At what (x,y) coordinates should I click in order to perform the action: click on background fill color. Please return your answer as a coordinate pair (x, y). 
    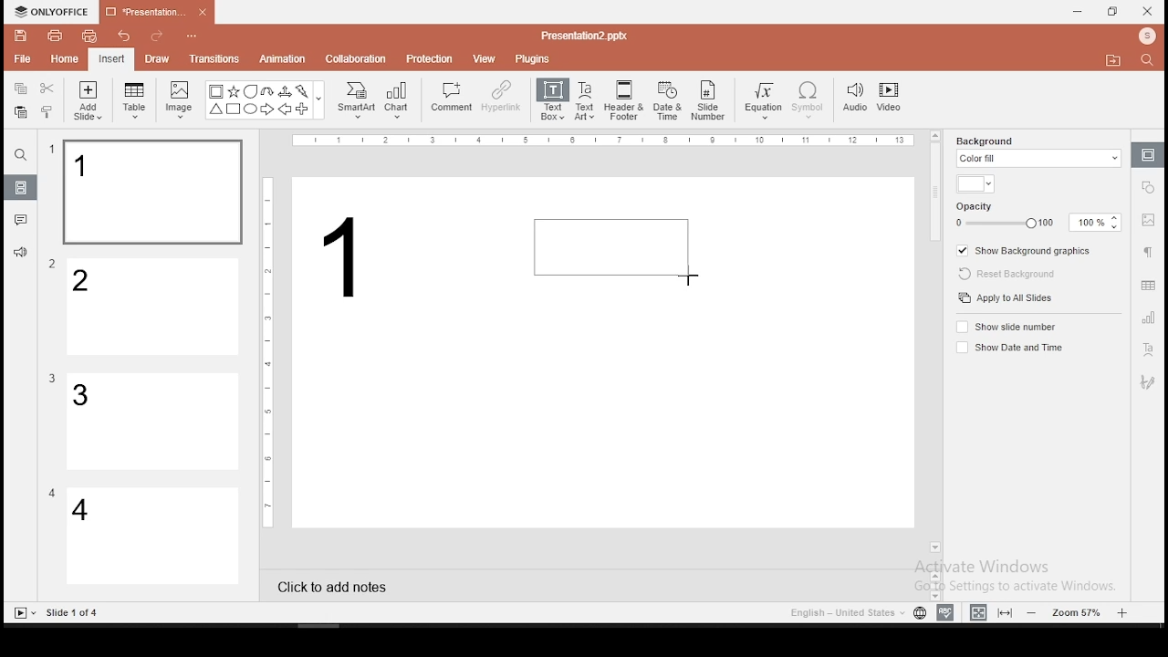
    Looking at the image, I should click on (976, 185).